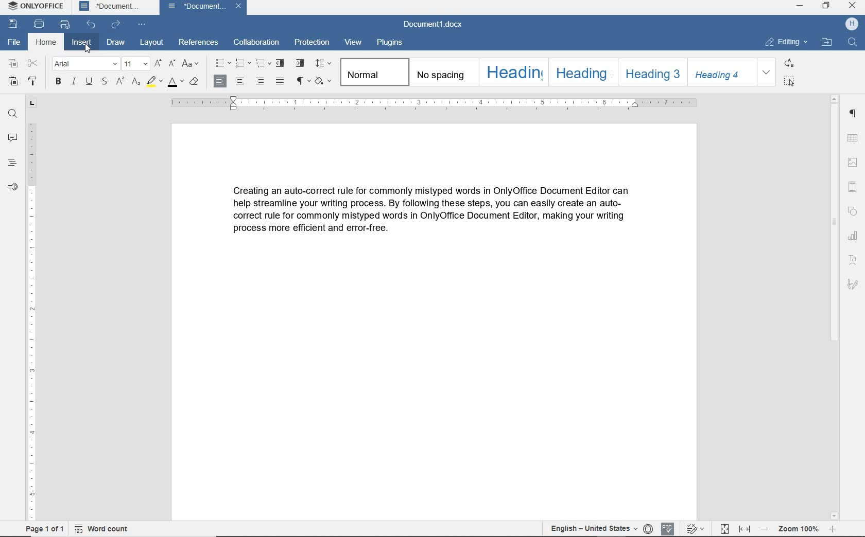  Describe the element at coordinates (115, 24) in the screenshot. I see `redo` at that location.